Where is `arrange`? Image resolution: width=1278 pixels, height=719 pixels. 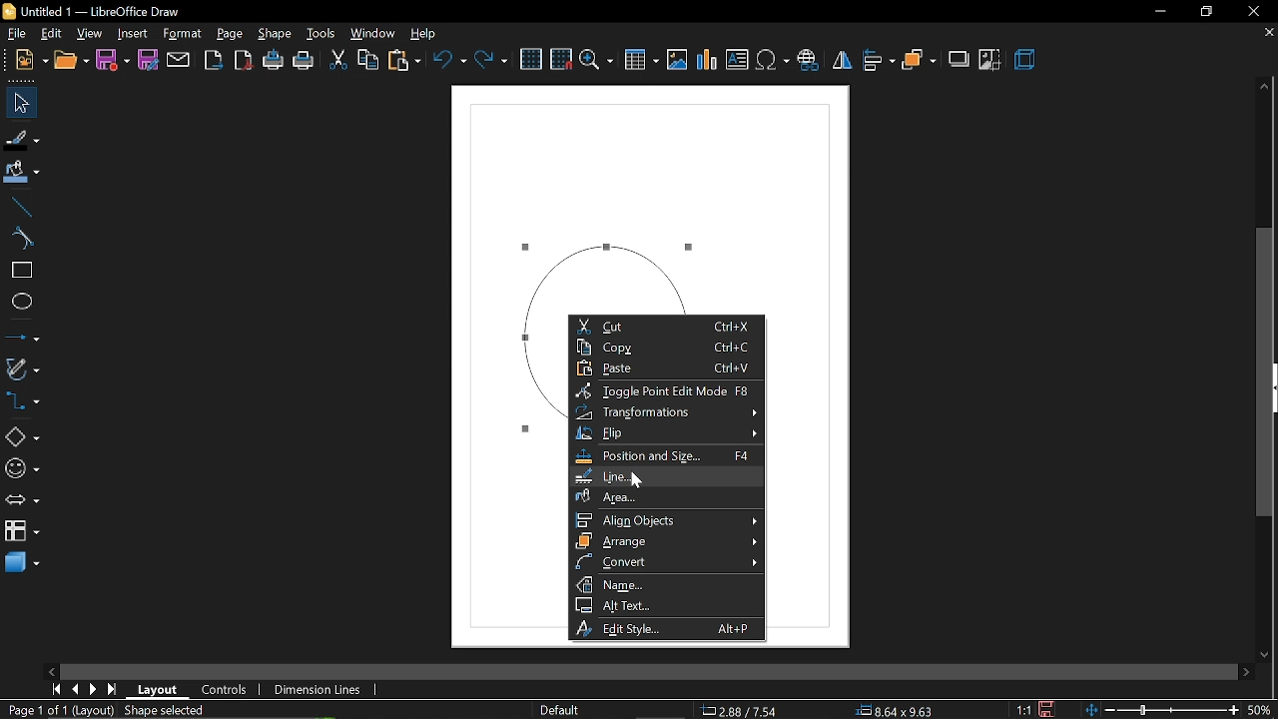 arrange is located at coordinates (669, 541).